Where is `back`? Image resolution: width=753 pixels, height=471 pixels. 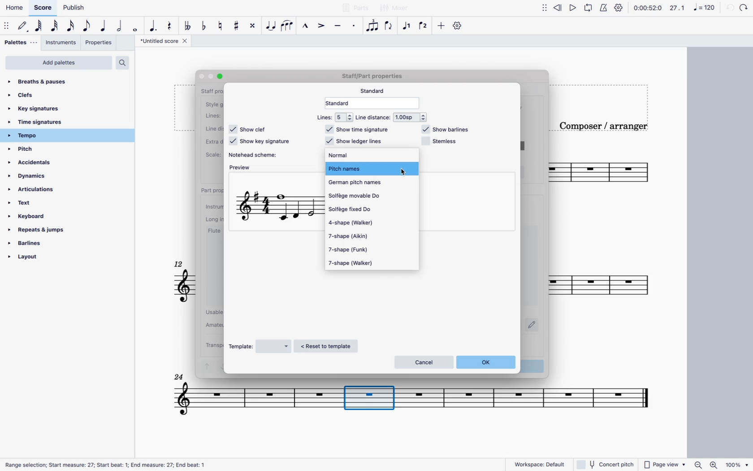
back is located at coordinates (729, 8).